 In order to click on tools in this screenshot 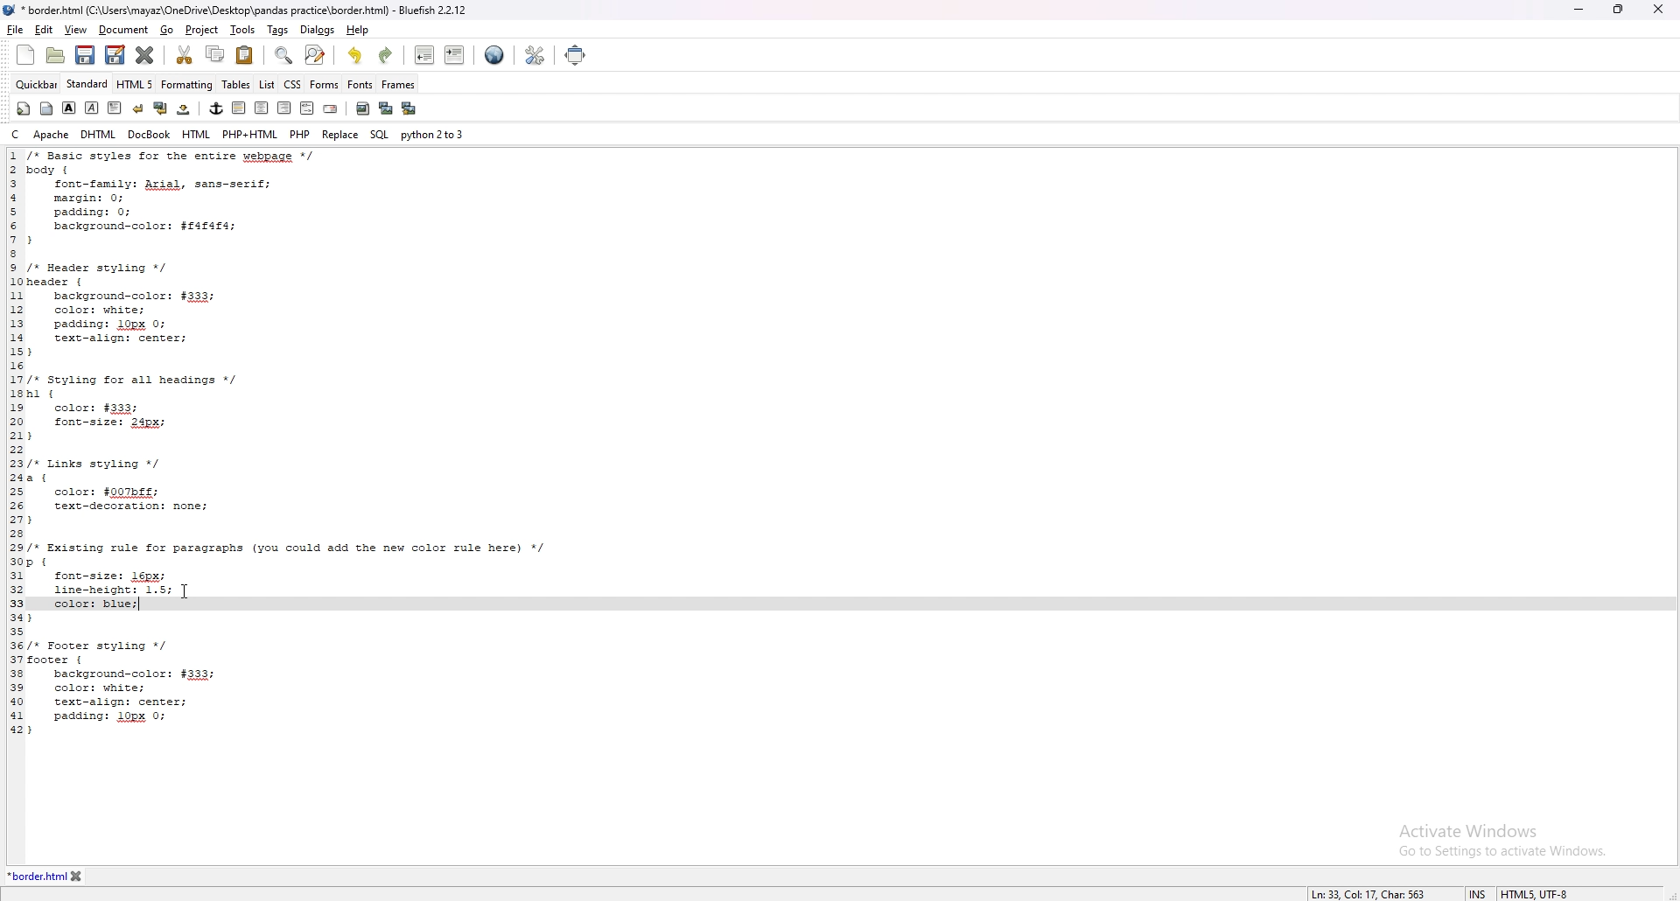, I will do `click(241, 29)`.